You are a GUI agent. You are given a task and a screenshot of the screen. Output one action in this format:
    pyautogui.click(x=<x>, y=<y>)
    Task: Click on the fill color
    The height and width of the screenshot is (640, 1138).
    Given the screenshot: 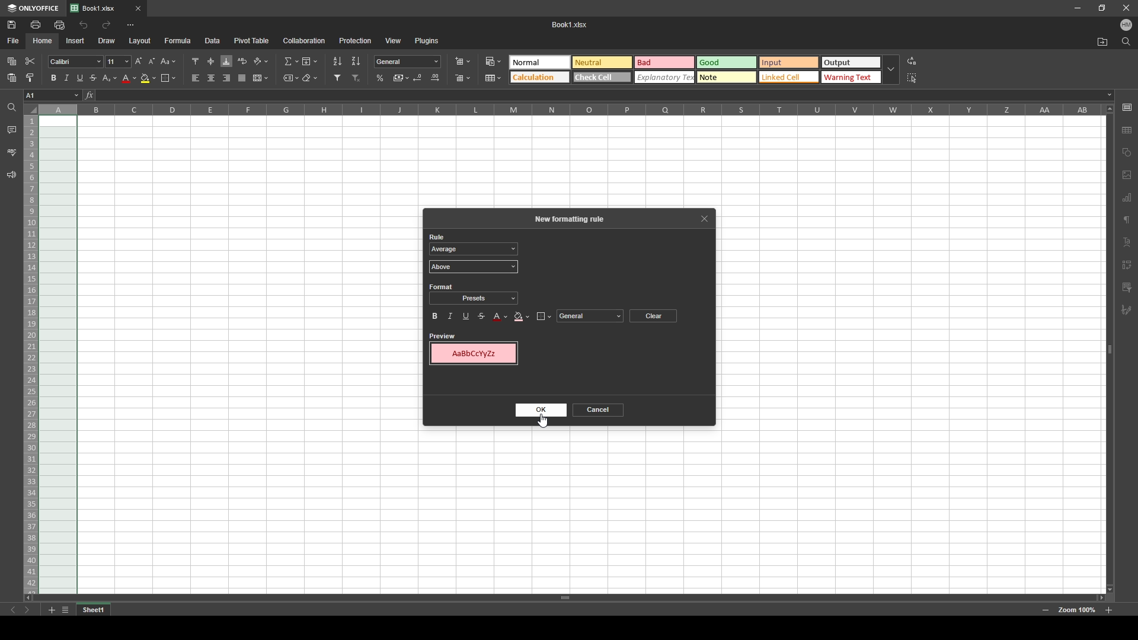 What is the action you would take?
    pyautogui.click(x=149, y=78)
    